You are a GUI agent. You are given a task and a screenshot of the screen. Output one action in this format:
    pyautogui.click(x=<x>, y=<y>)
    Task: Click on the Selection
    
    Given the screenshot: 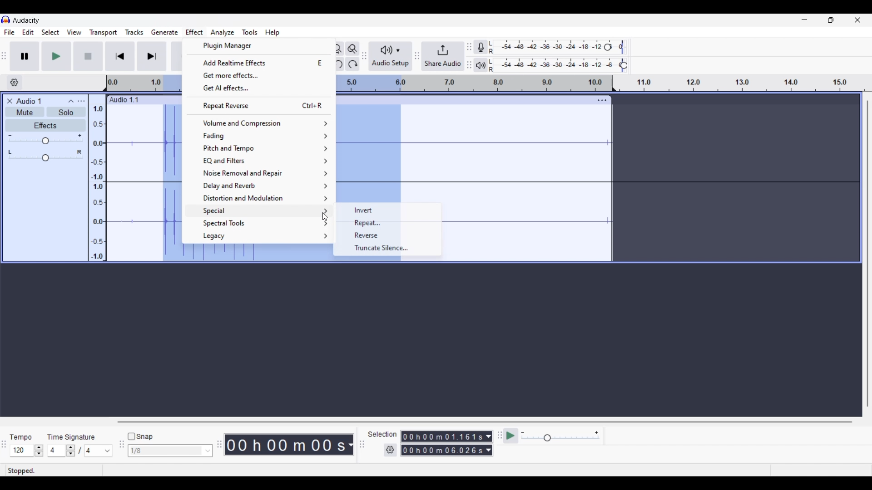 What is the action you would take?
    pyautogui.click(x=383, y=434)
    